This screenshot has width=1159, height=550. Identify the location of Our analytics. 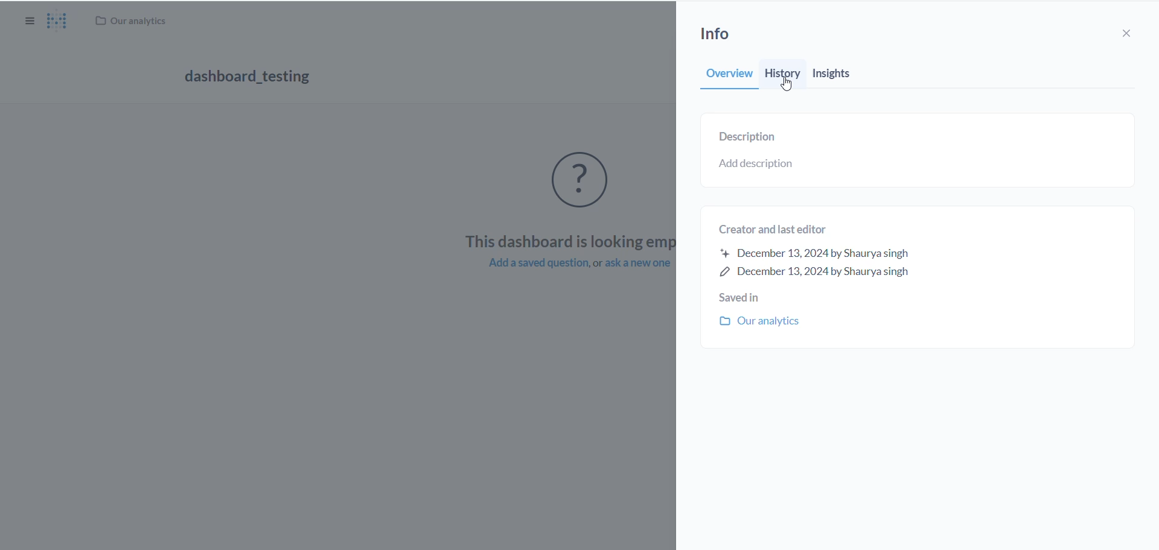
(133, 20).